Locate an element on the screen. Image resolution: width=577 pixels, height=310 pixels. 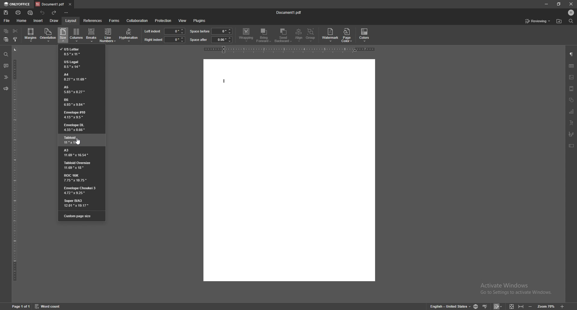
resize is located at coordinates (559, 4).